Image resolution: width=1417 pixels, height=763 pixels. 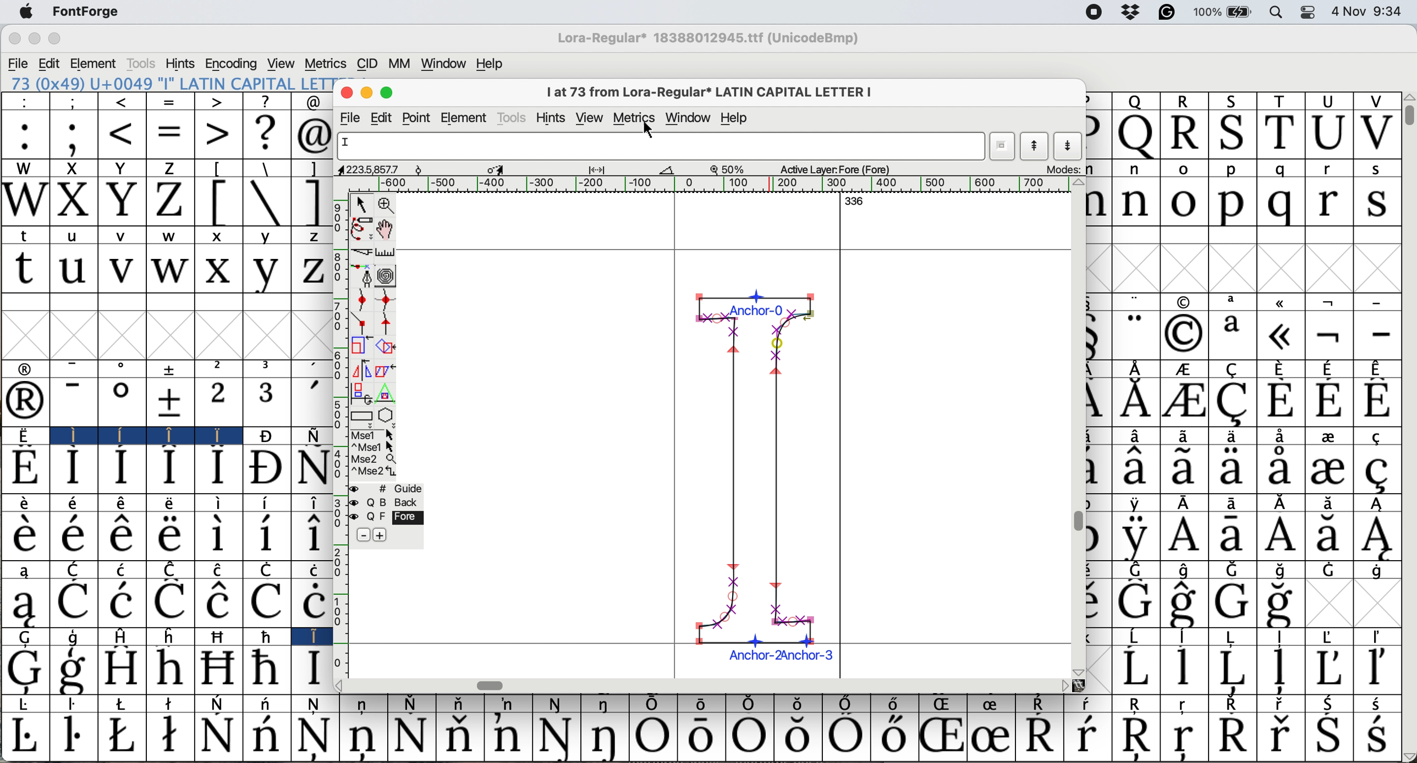 I want to click on tools, so click(x=140, y=64).